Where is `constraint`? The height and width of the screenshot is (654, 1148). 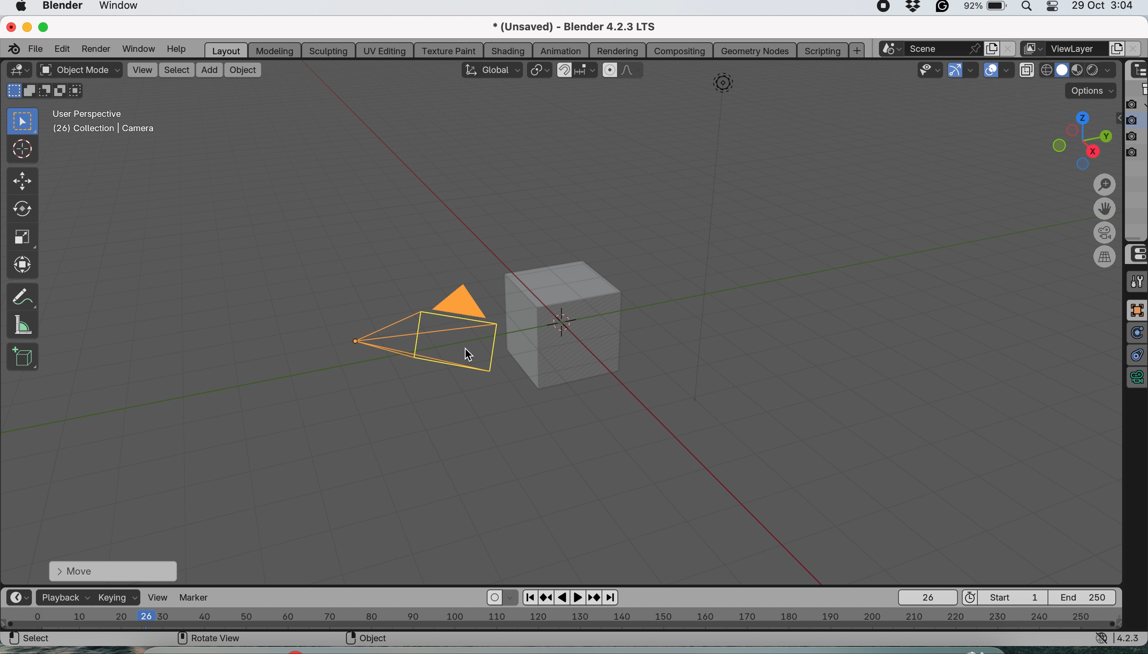
constraint is located at coordinates (1136, 356).